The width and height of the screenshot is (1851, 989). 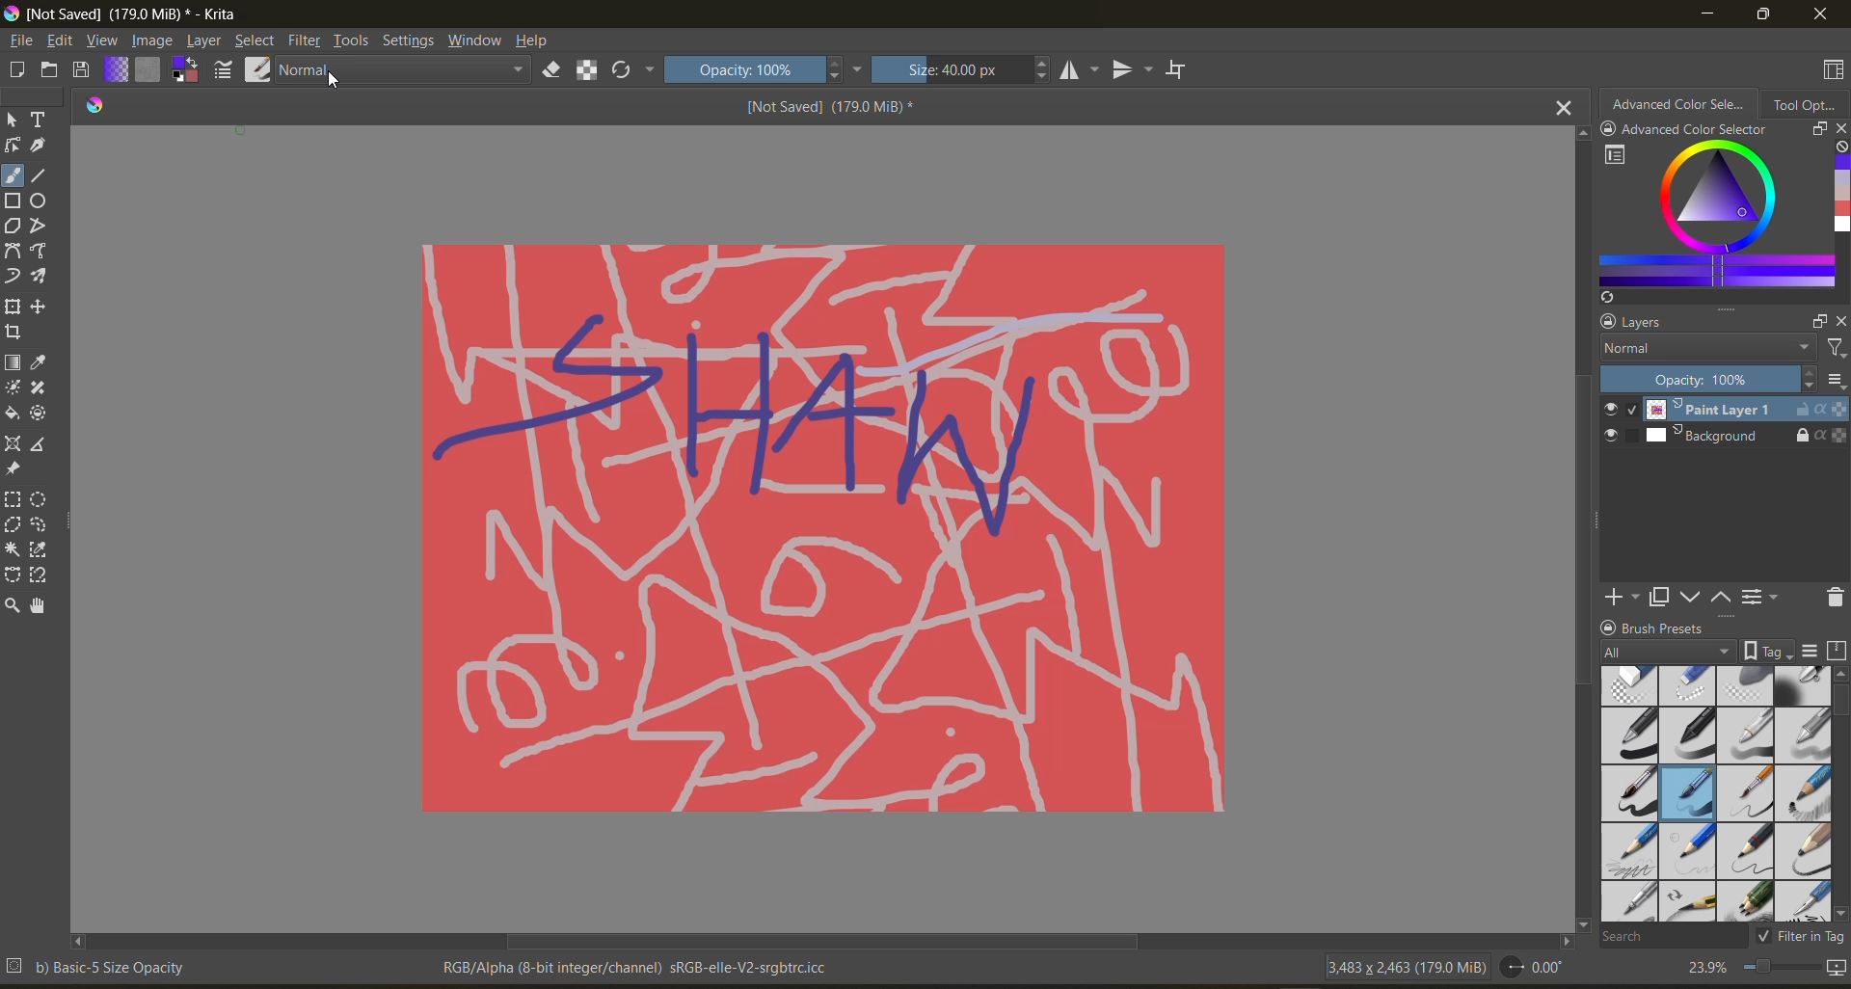 I want to click on opacity: 100%, so click(x=764, y=69).